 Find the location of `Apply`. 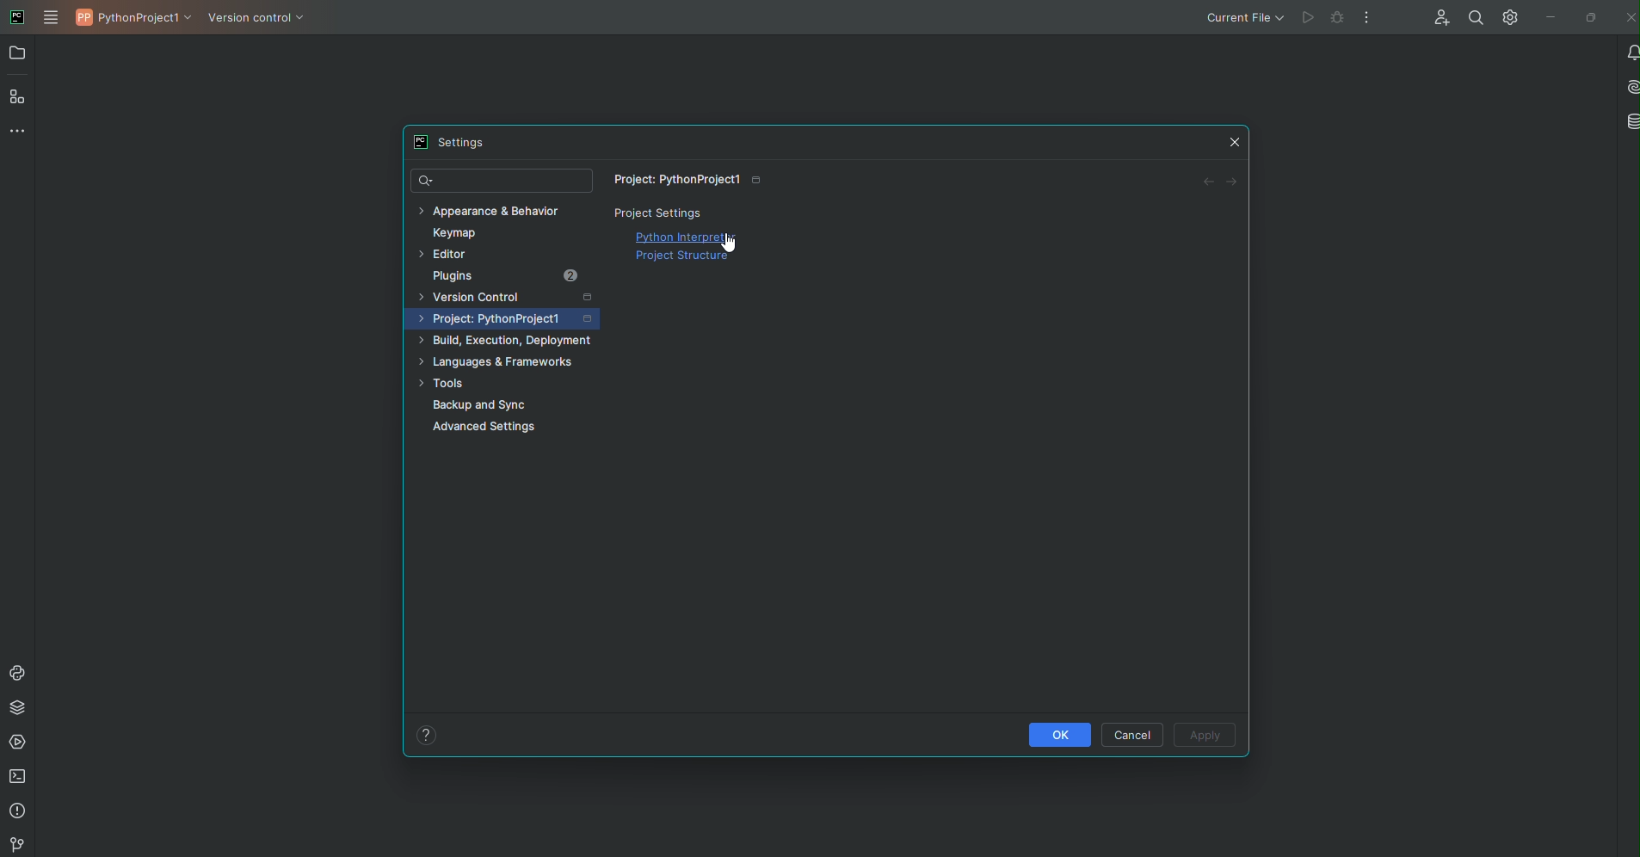

Apply is located at coordinates (1205, 737).